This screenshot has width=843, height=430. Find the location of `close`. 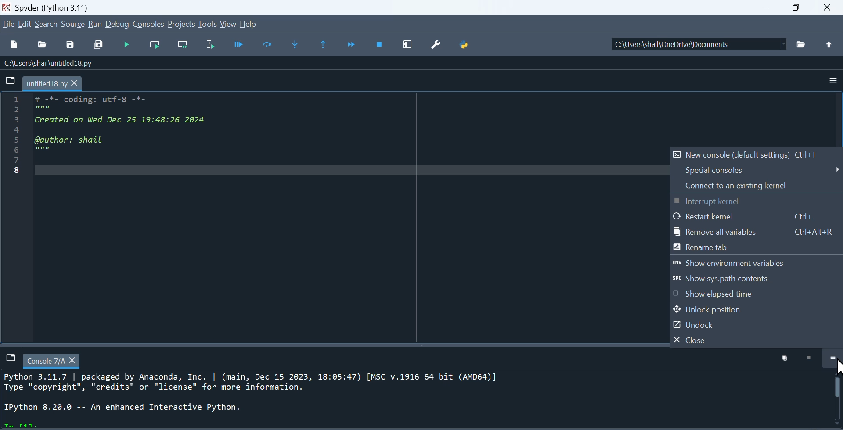

close is located at coordinates (755, 340).